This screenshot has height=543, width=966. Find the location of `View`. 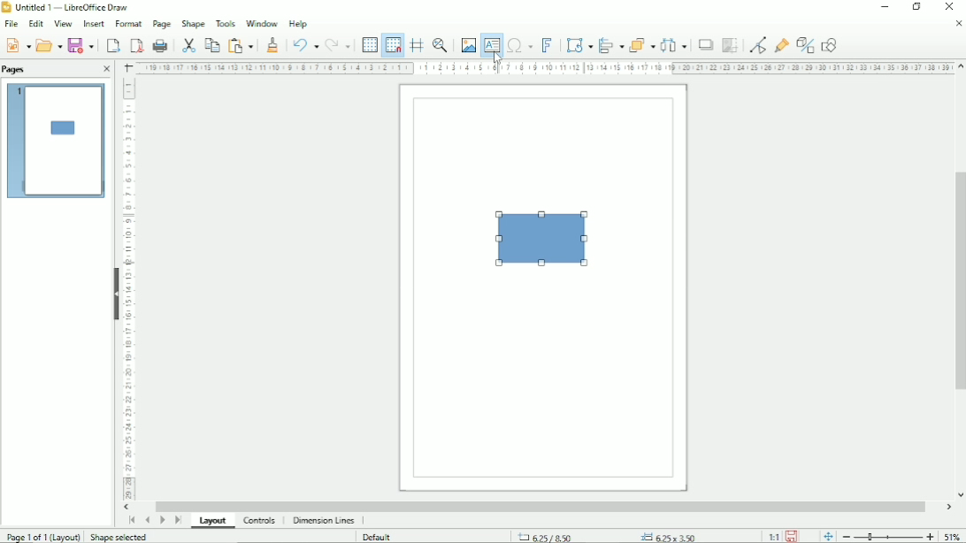

View is located at coordinates (62, 22).